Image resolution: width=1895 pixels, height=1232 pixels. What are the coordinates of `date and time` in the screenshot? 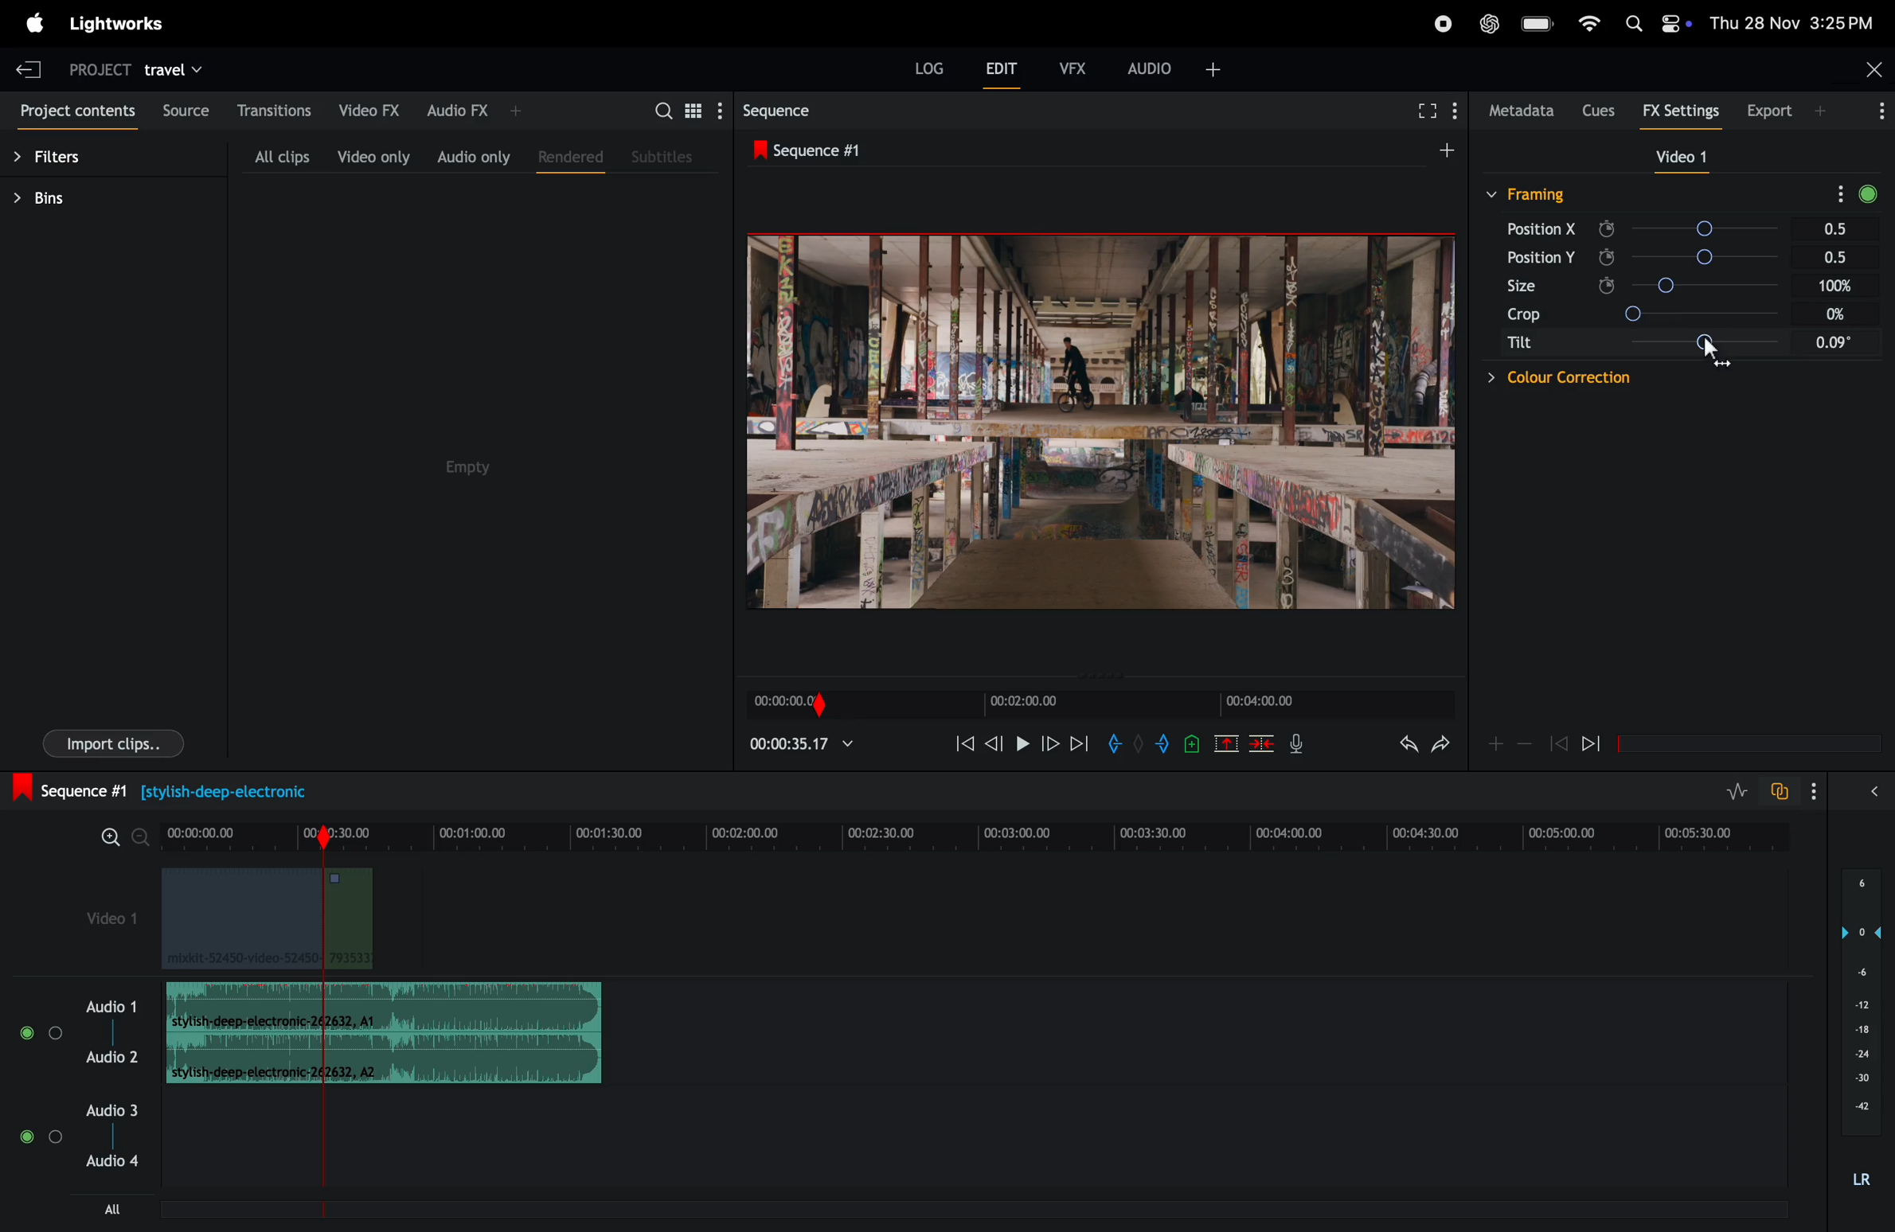 It's located at (1794, 24).